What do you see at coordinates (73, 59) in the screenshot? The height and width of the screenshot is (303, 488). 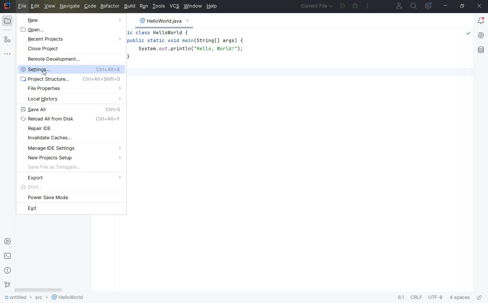 I see `REMOTE DEVELOPMENT` at bounding box center [73, 59].